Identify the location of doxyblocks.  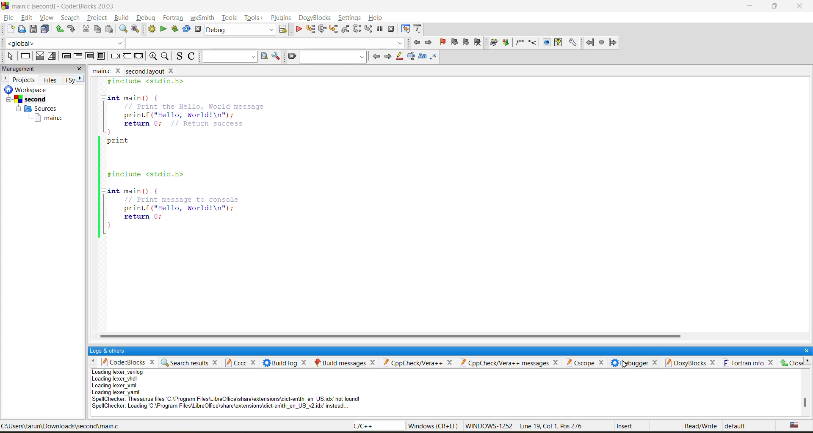
(691, 364).